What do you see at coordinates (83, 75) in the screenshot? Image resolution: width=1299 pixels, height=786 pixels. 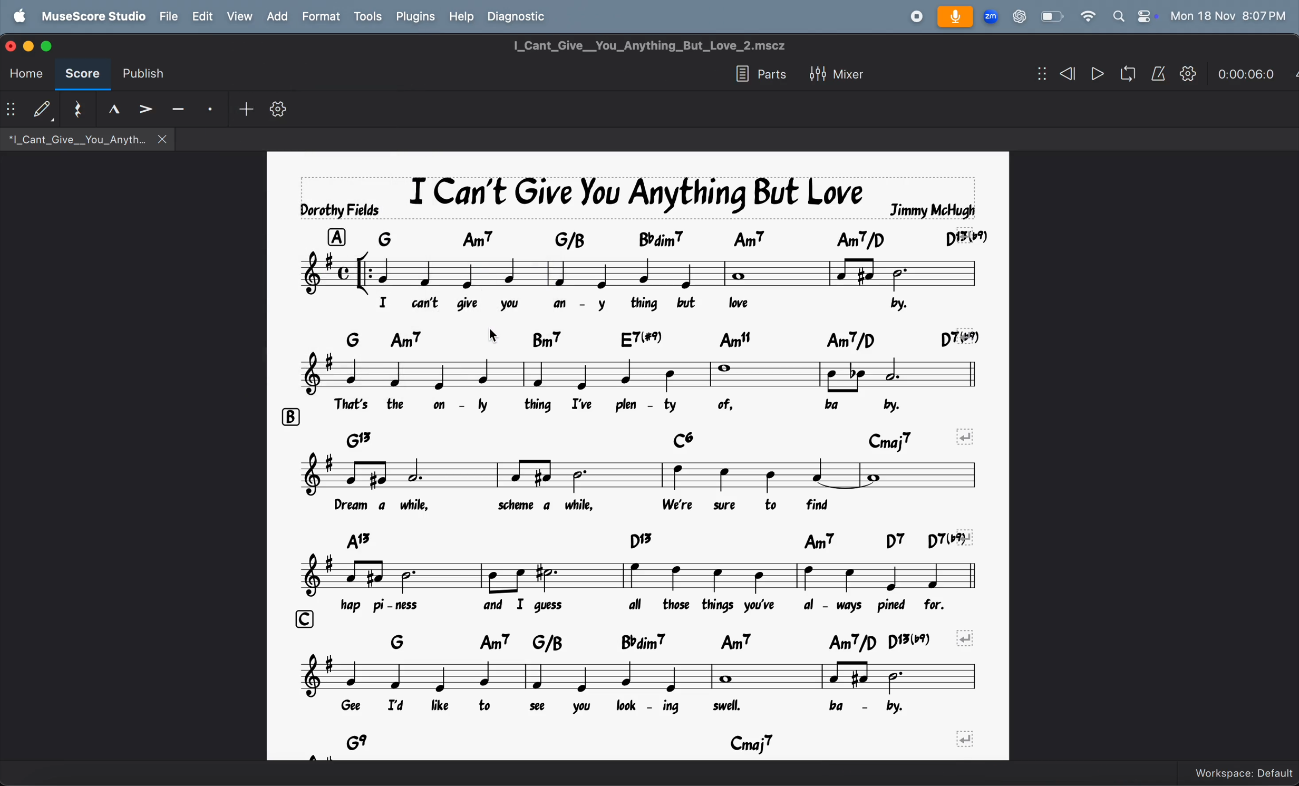 I see `score` at bounding box center [83, 75].